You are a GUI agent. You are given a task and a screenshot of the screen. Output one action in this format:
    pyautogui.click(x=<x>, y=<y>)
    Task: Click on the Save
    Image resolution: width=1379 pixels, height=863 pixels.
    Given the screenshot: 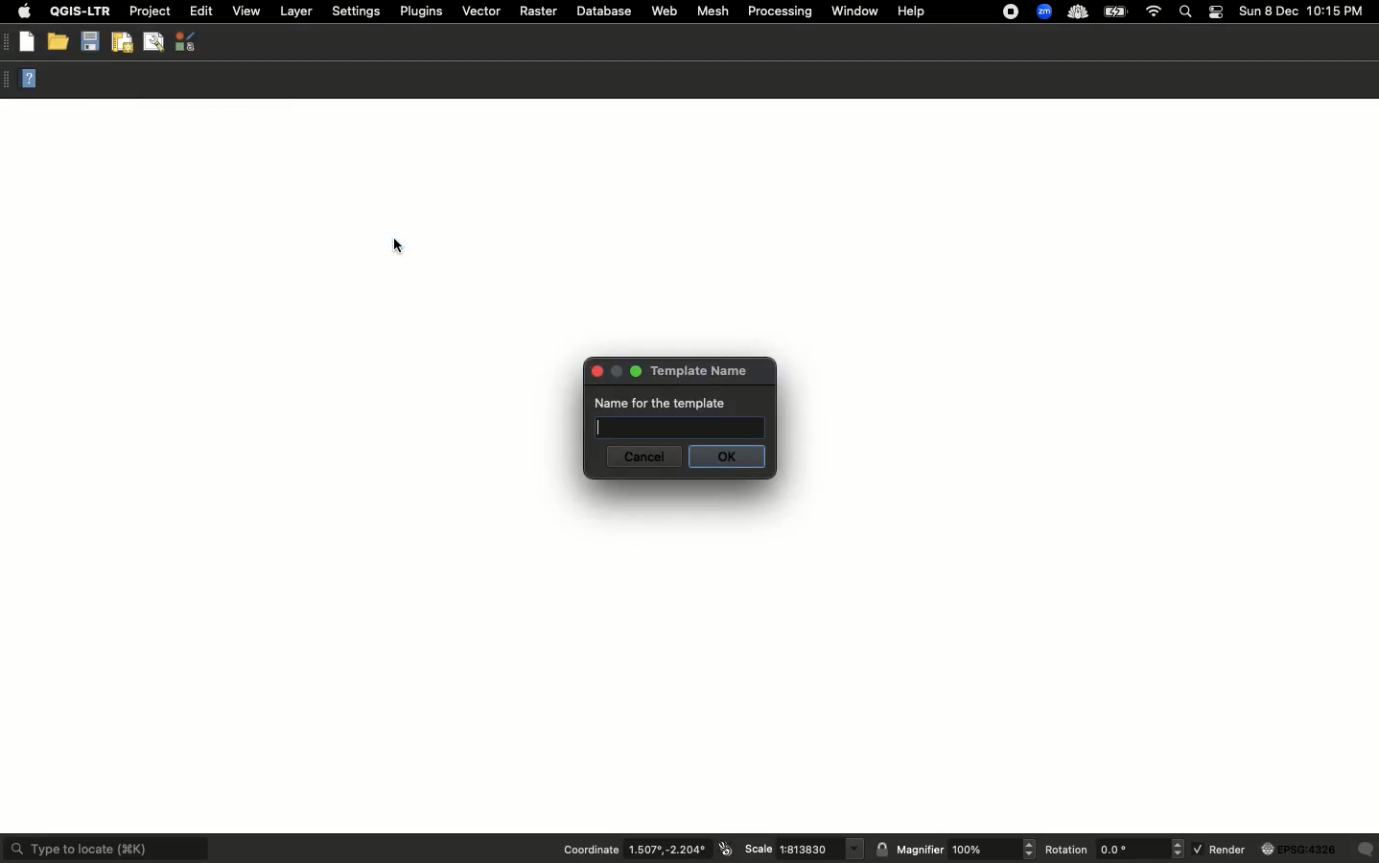 What is the action you would take?
    pyautogui.click(x=89, y=44)
    